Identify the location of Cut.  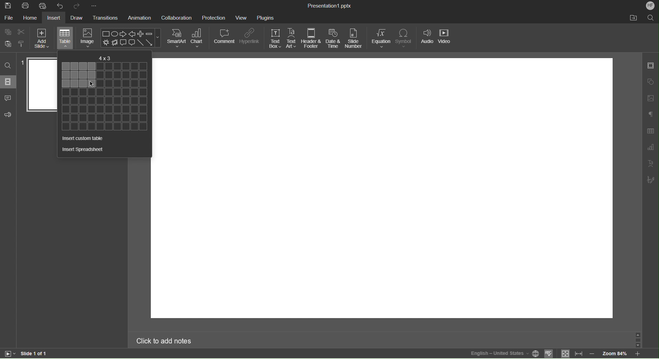
(22, 32).